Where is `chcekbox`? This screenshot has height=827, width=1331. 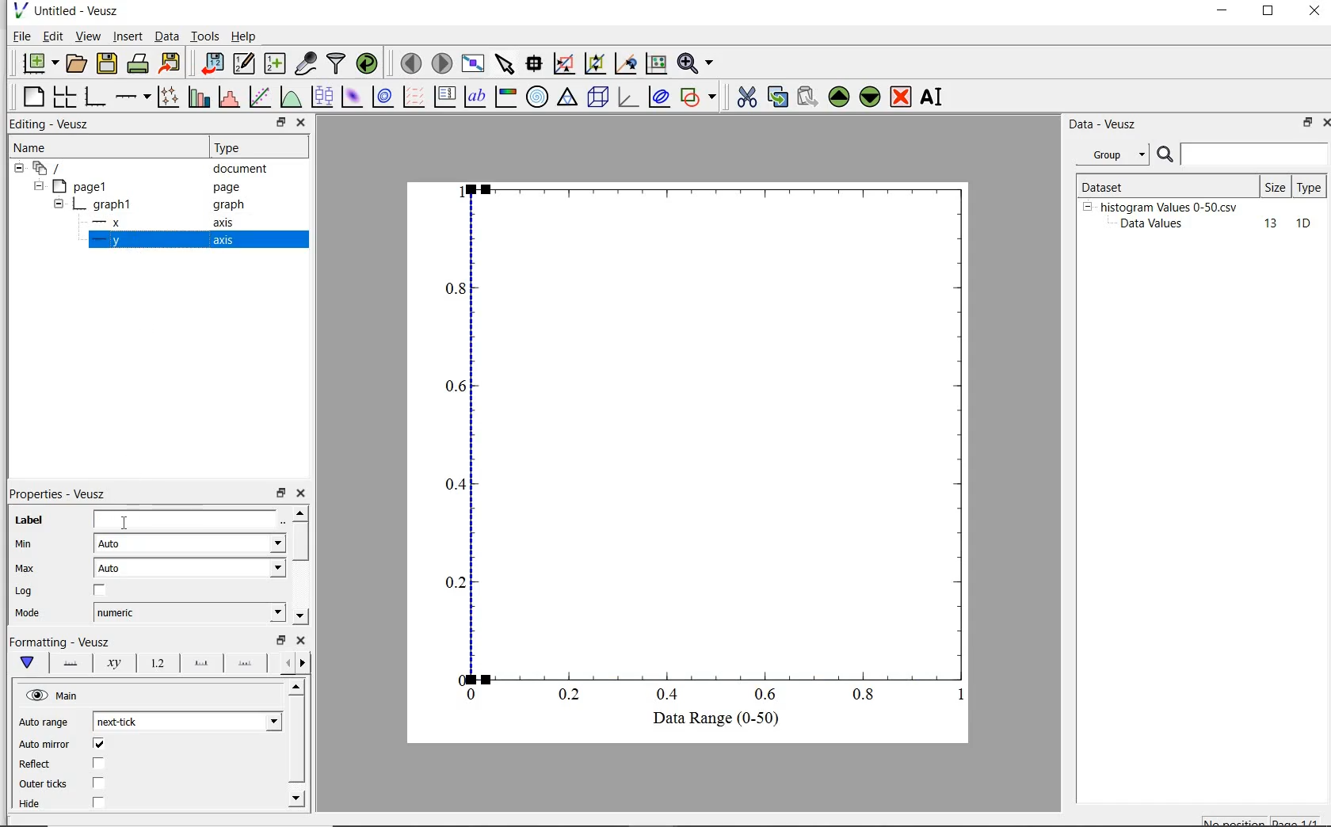 chcekbox is located at coordinates (101, 591).